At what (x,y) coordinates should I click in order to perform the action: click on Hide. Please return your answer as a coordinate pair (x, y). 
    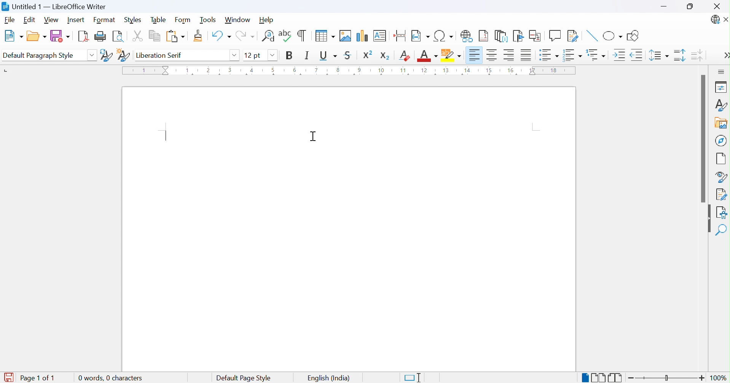
    Looking at the image, I should click on (709, 219).